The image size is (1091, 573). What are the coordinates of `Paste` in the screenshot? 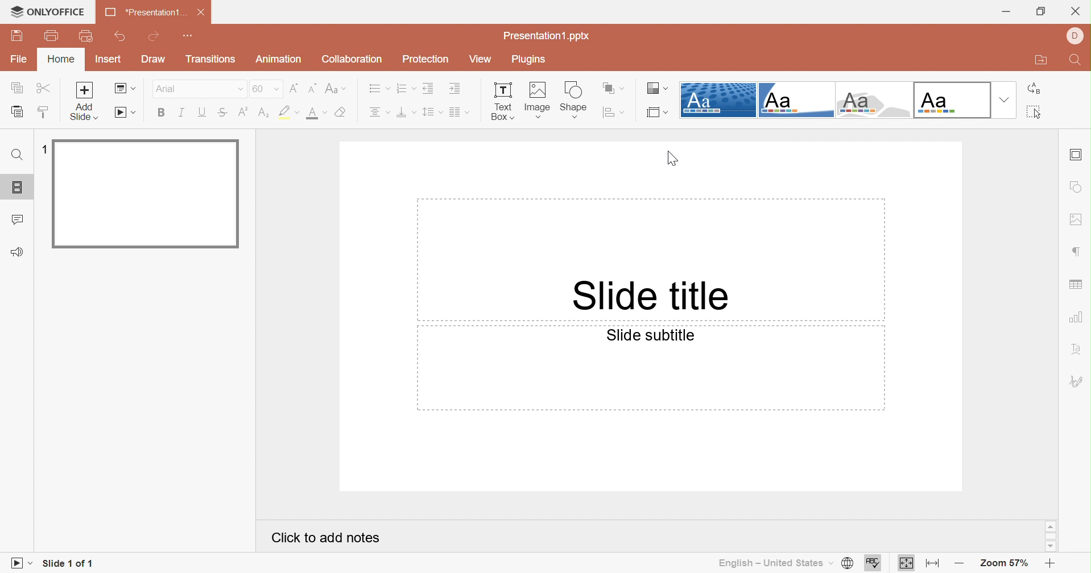 It's located at (19, 113).